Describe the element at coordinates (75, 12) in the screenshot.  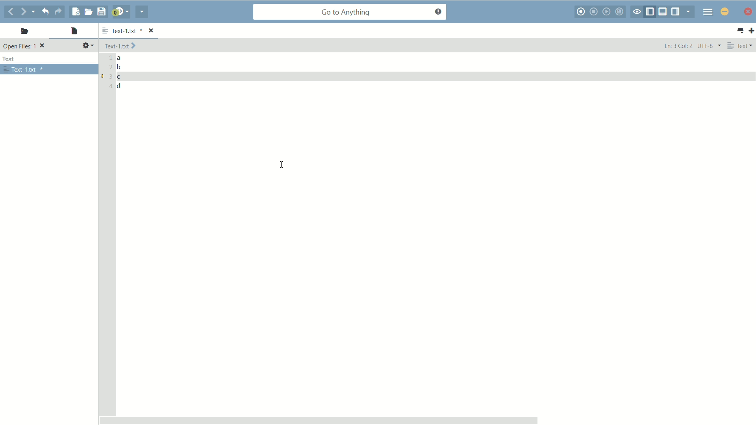
I see `new file` at that location.